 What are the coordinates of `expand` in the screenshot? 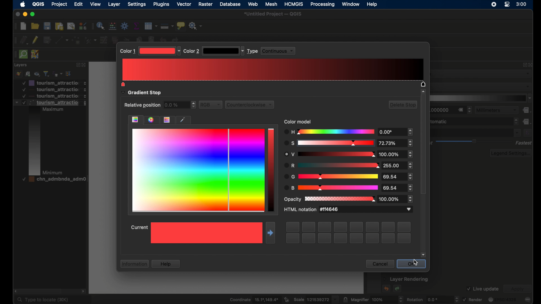 It's located at (69, 73).